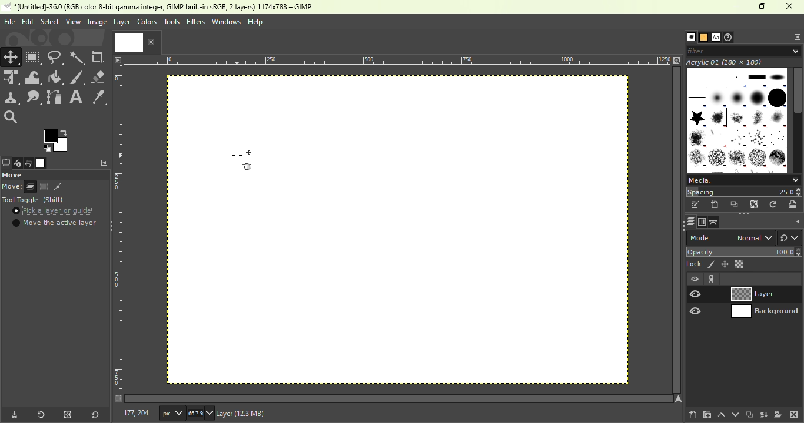  What do you see at coordinates (790, 238) in the screenshot?
I see `Switch to another group of modes` at bounding box center [790, 238].